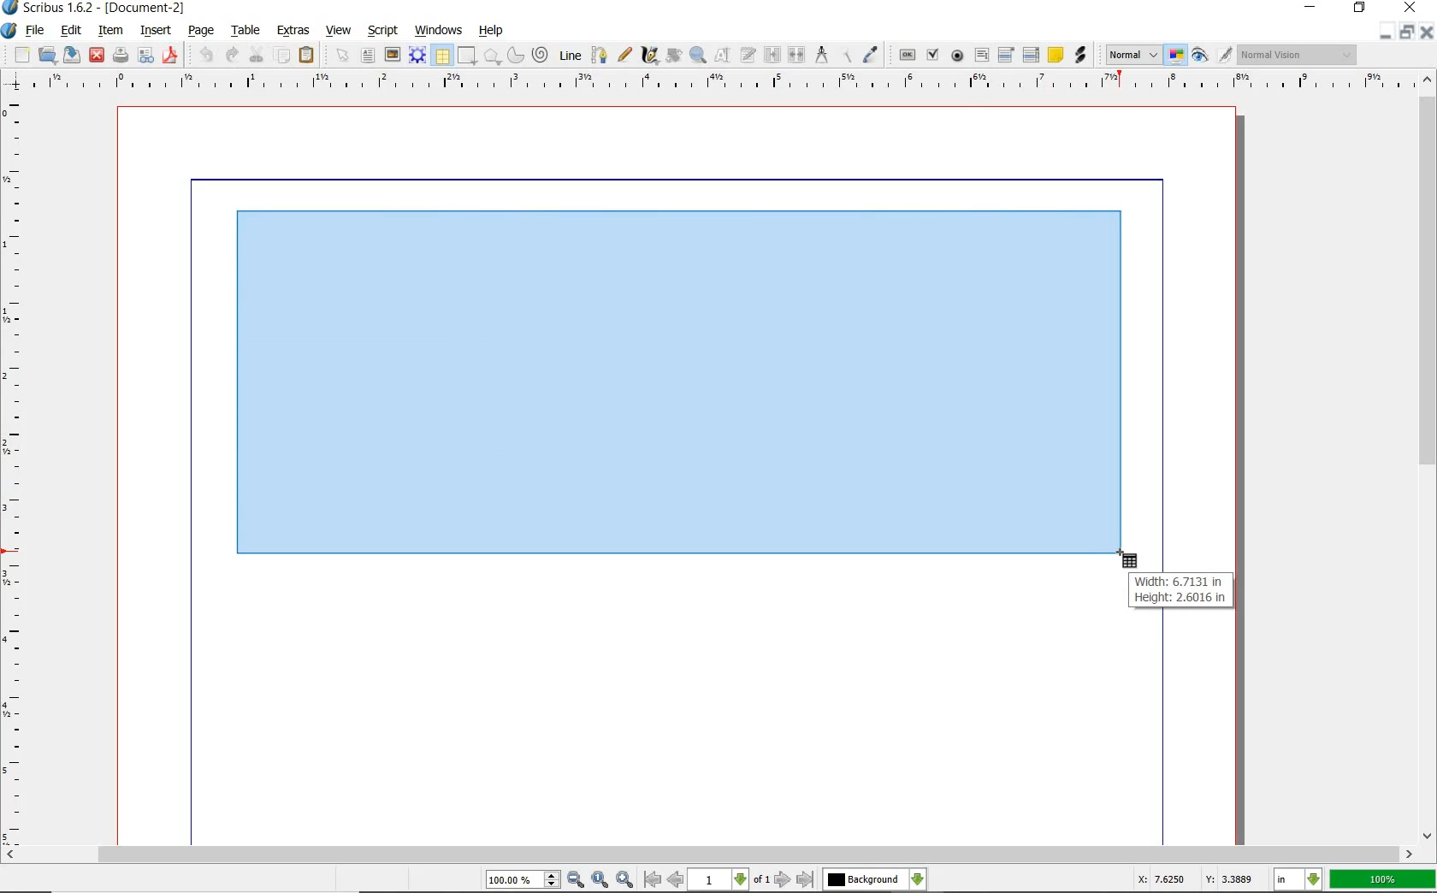 The width and height of the screenshot is (1437, 893). Describe the element at coordinates (1224, 55) in the screenshot. I see `edit in preview mode` at that location.